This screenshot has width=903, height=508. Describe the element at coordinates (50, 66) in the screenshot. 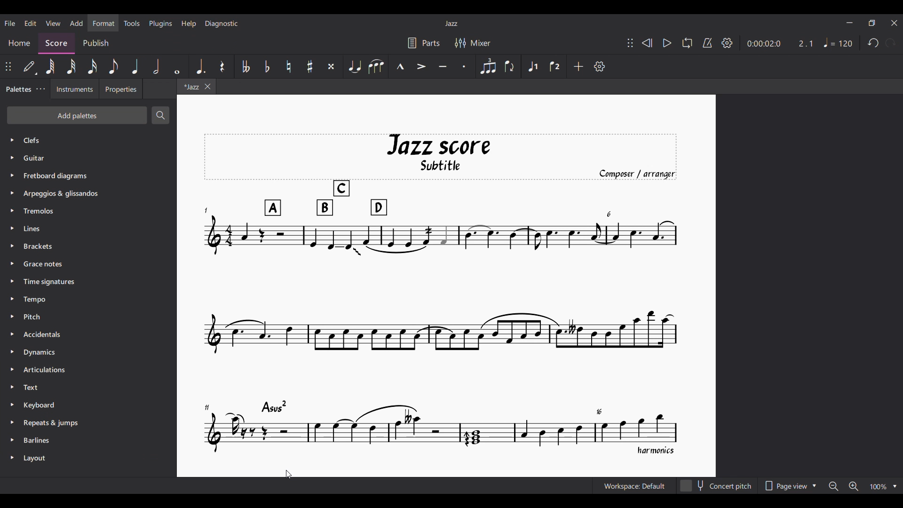

I see `64th note` at that location.